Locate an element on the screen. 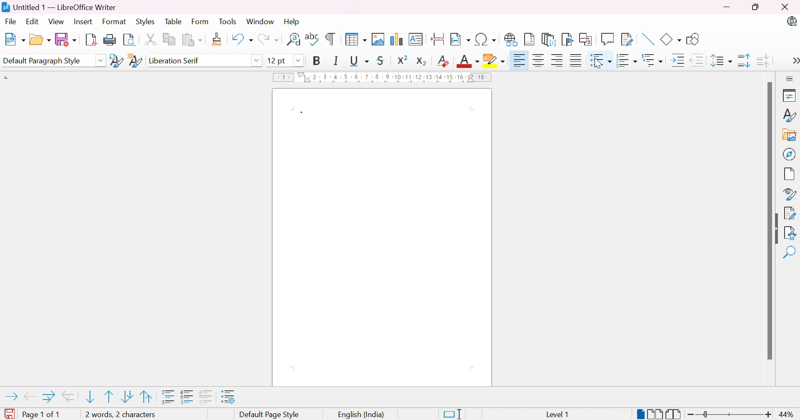 The image size is (800, 420). Cut is located at coordinates (152, 40).